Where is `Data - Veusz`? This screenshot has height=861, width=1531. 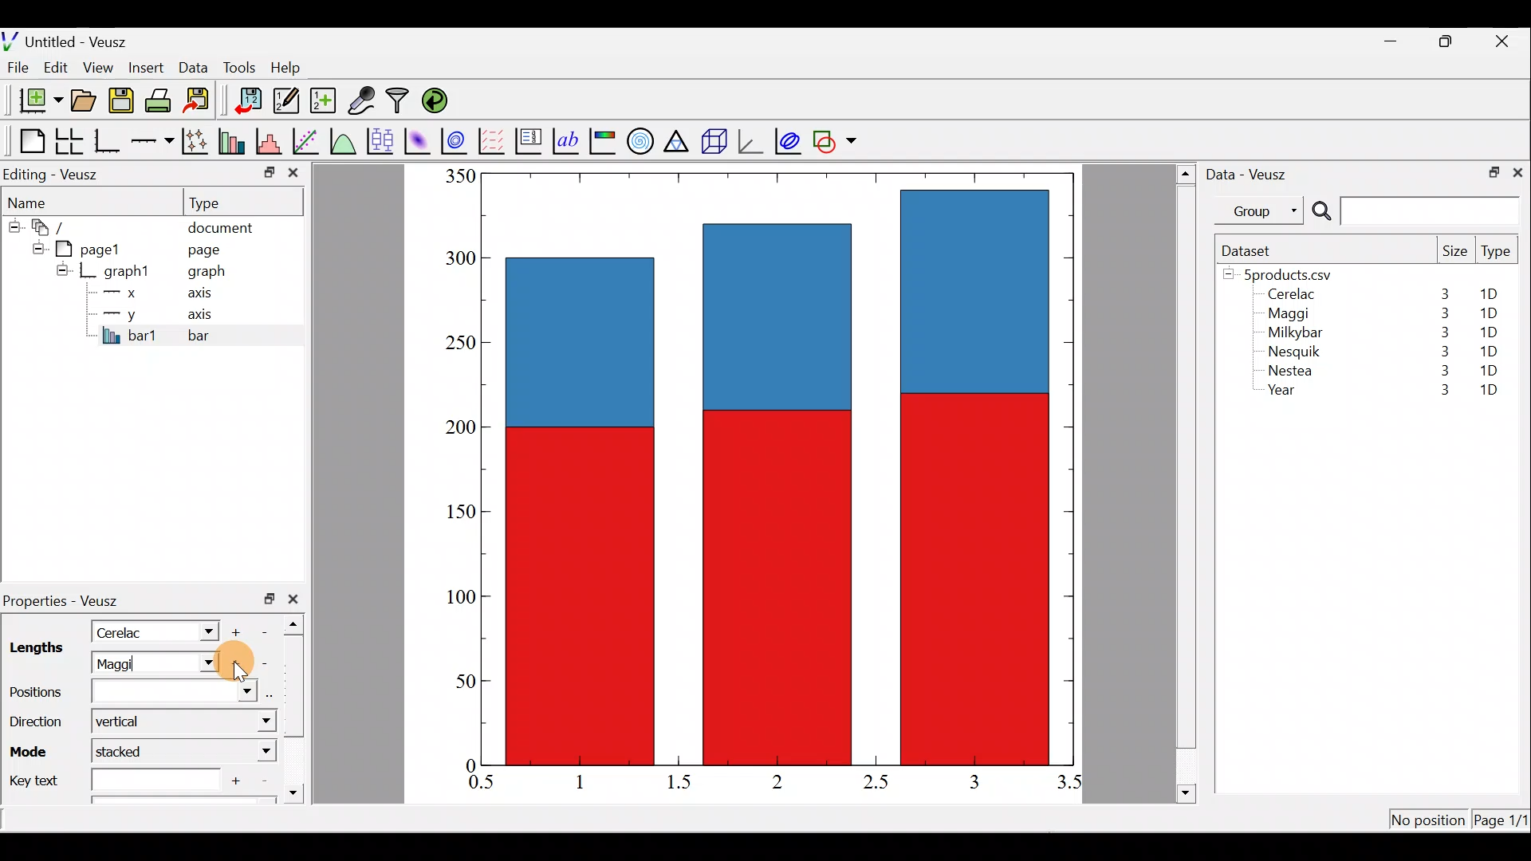 Data - Veusz is located at coordinates (1250, 172).